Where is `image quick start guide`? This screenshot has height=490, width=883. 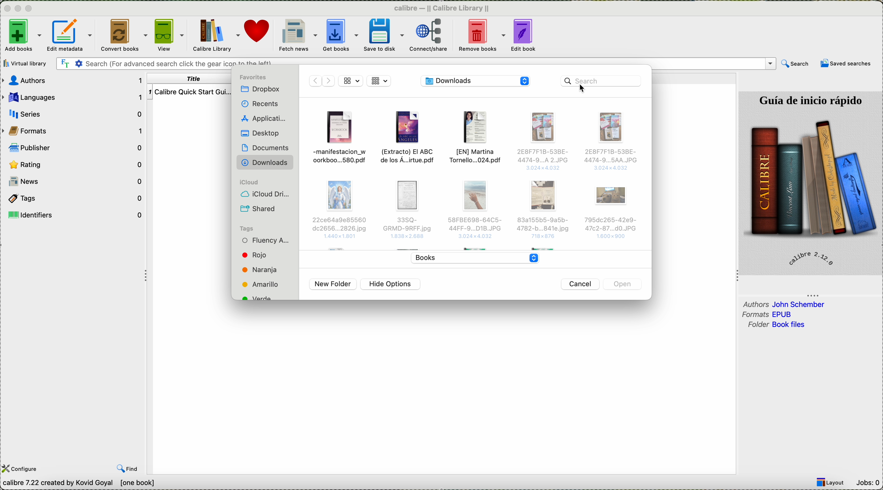 image quick start guide is located at coordinates (811, 183).